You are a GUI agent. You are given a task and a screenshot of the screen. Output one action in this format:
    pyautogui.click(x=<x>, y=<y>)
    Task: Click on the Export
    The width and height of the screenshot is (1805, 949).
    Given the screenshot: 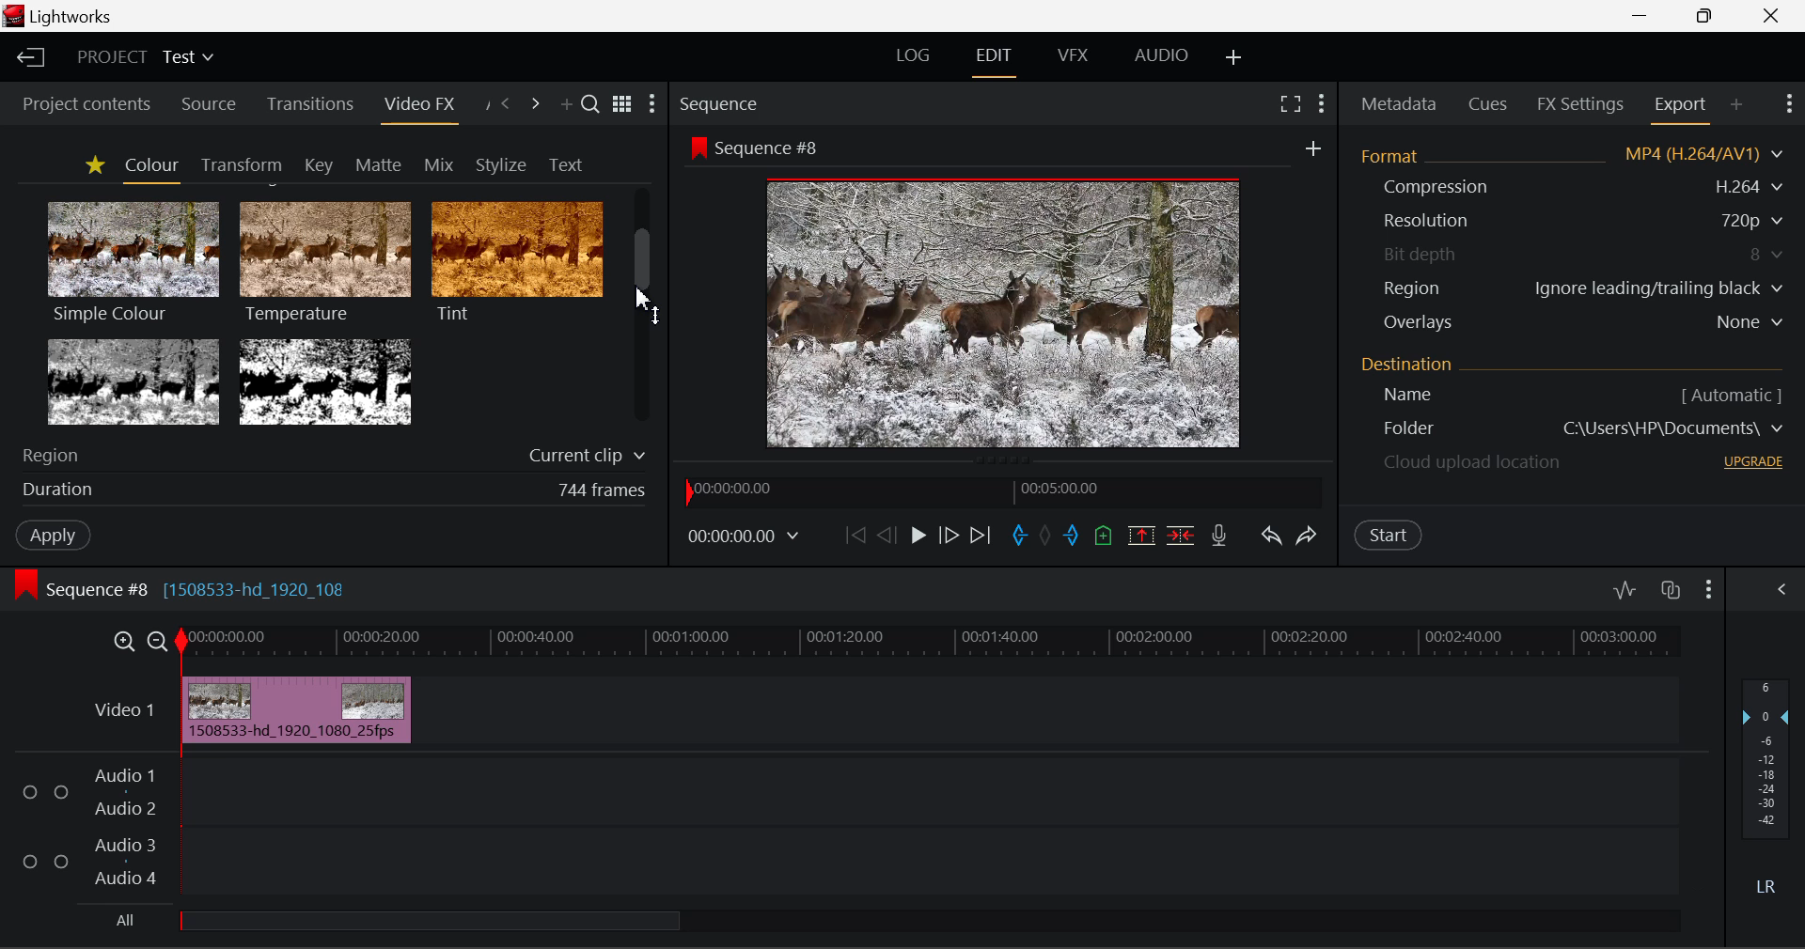 What is the action you would take?
    pyautogui.click(x=1682, y=110)
    